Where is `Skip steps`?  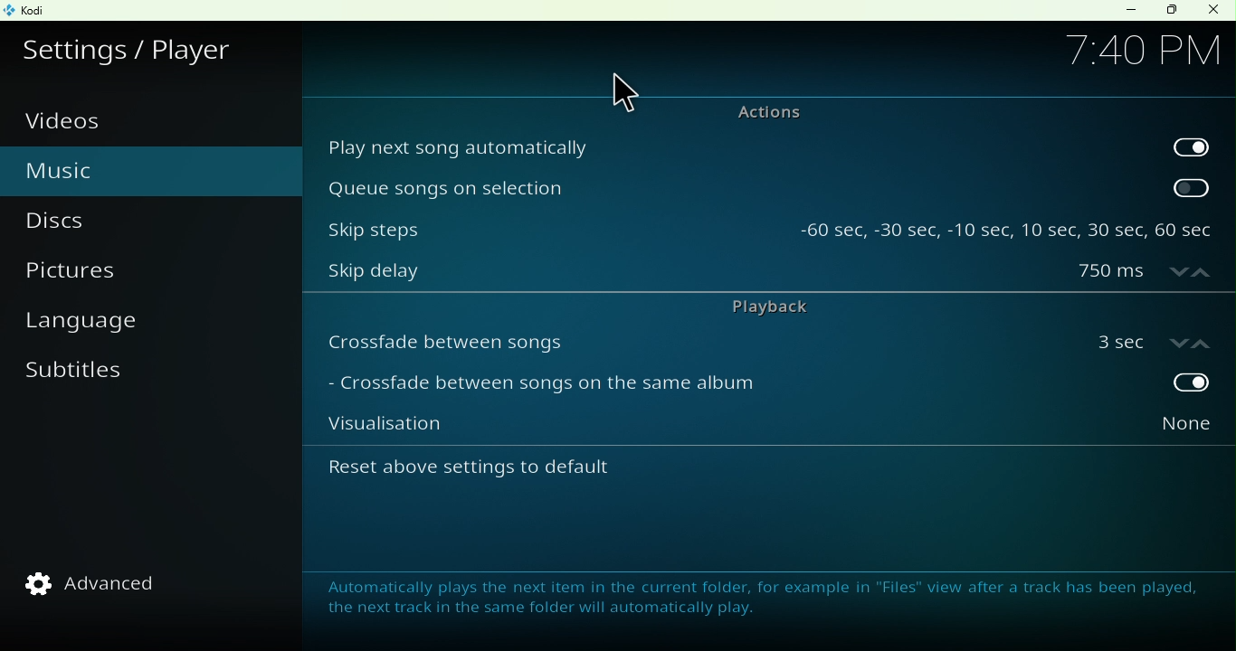
Skip steps is located at coordinates (548, 224).